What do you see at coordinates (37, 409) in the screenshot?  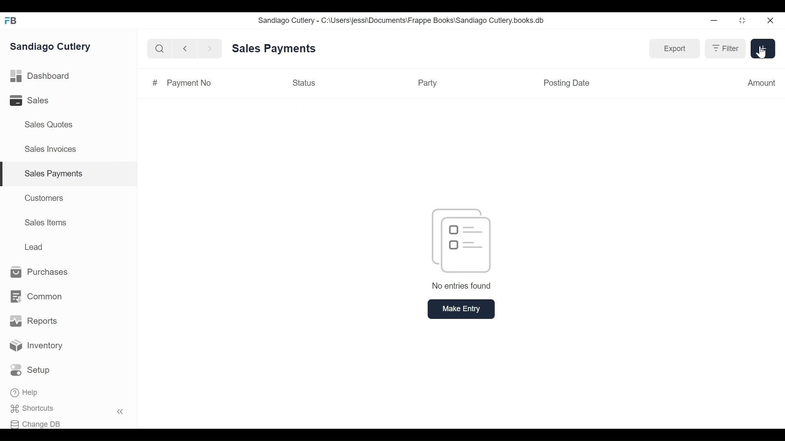 I see `Shortcuts` at bounding box center [37, 409].